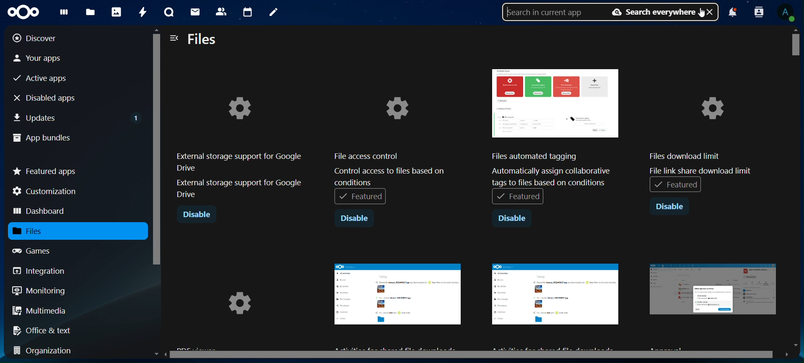 The height and width of the screenshot is (363, 804). Describe the element at coordinates (196, 13) in the screenshot. I see `mail` at that location.